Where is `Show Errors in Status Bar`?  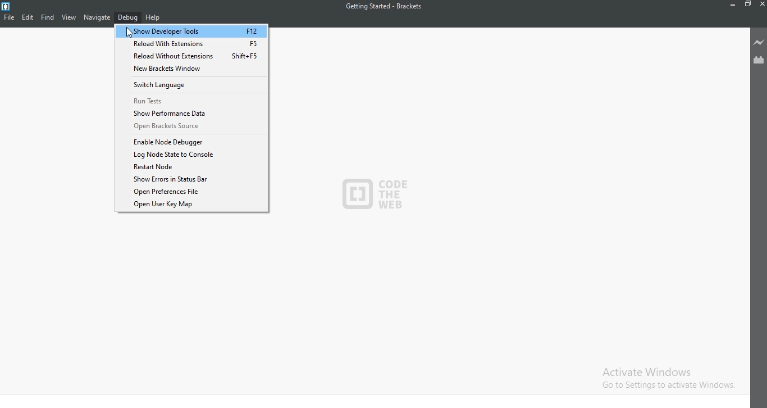 Show Errors in Status Bar is located at coordinates (192, 179).